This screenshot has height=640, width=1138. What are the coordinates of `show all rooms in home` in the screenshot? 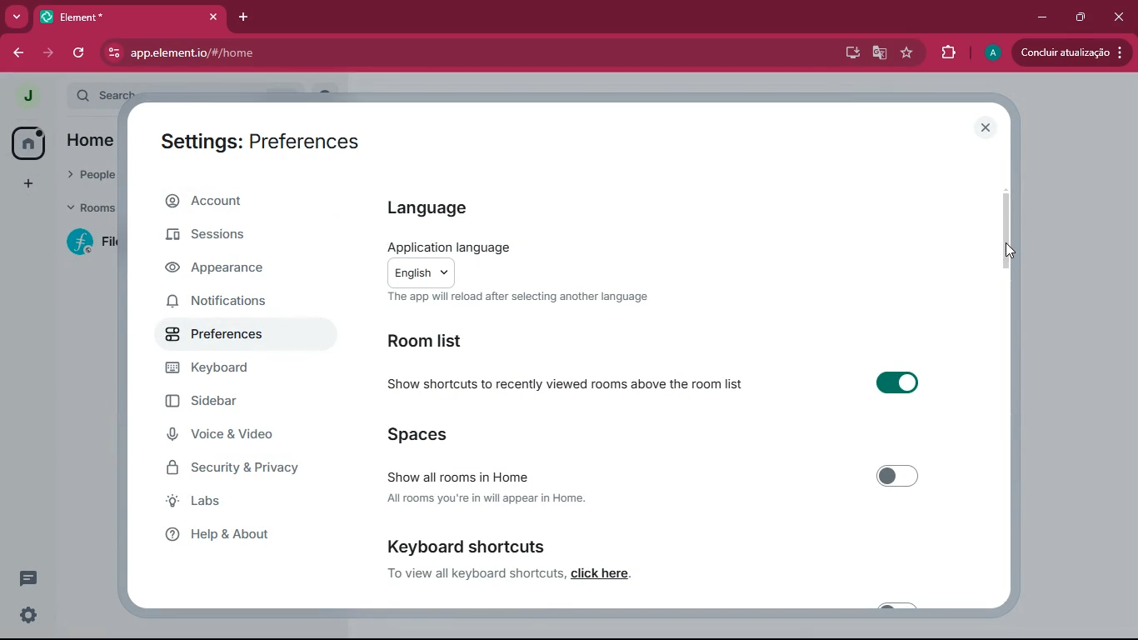 It's located at (457, 477).